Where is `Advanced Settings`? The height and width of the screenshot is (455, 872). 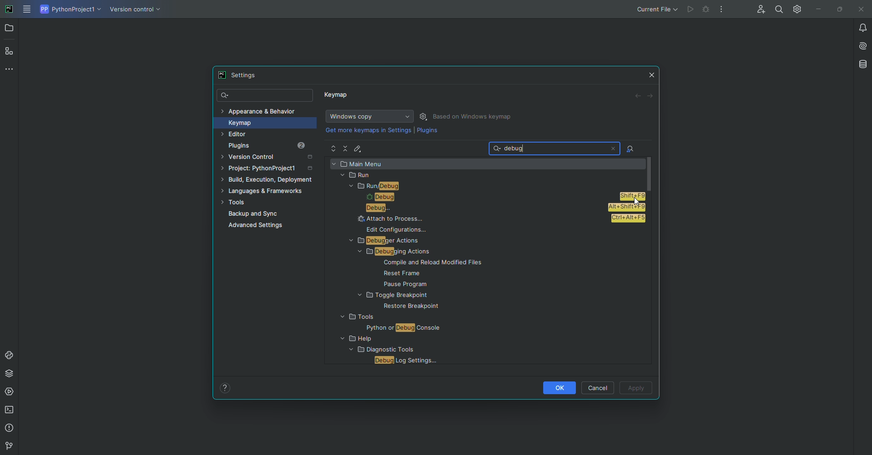 Advanced Settings is located at coordinates (258, 227).